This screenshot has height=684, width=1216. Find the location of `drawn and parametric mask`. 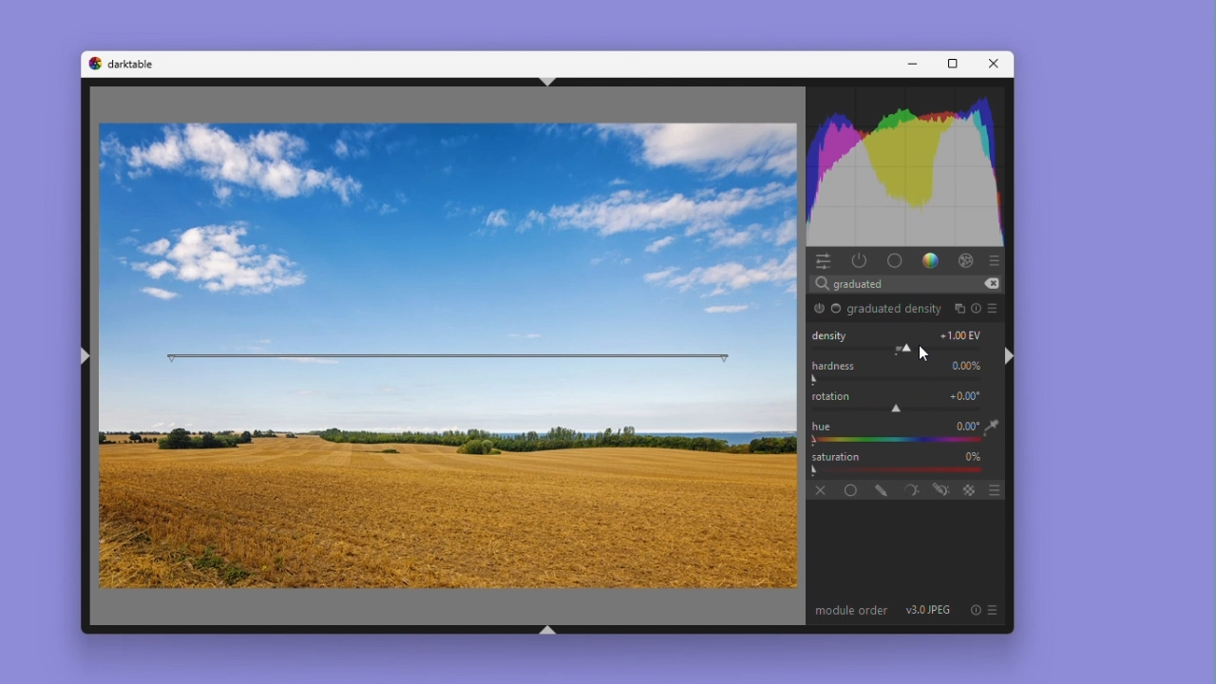

drawn and parametric mask is located at coordinates (939, 489).